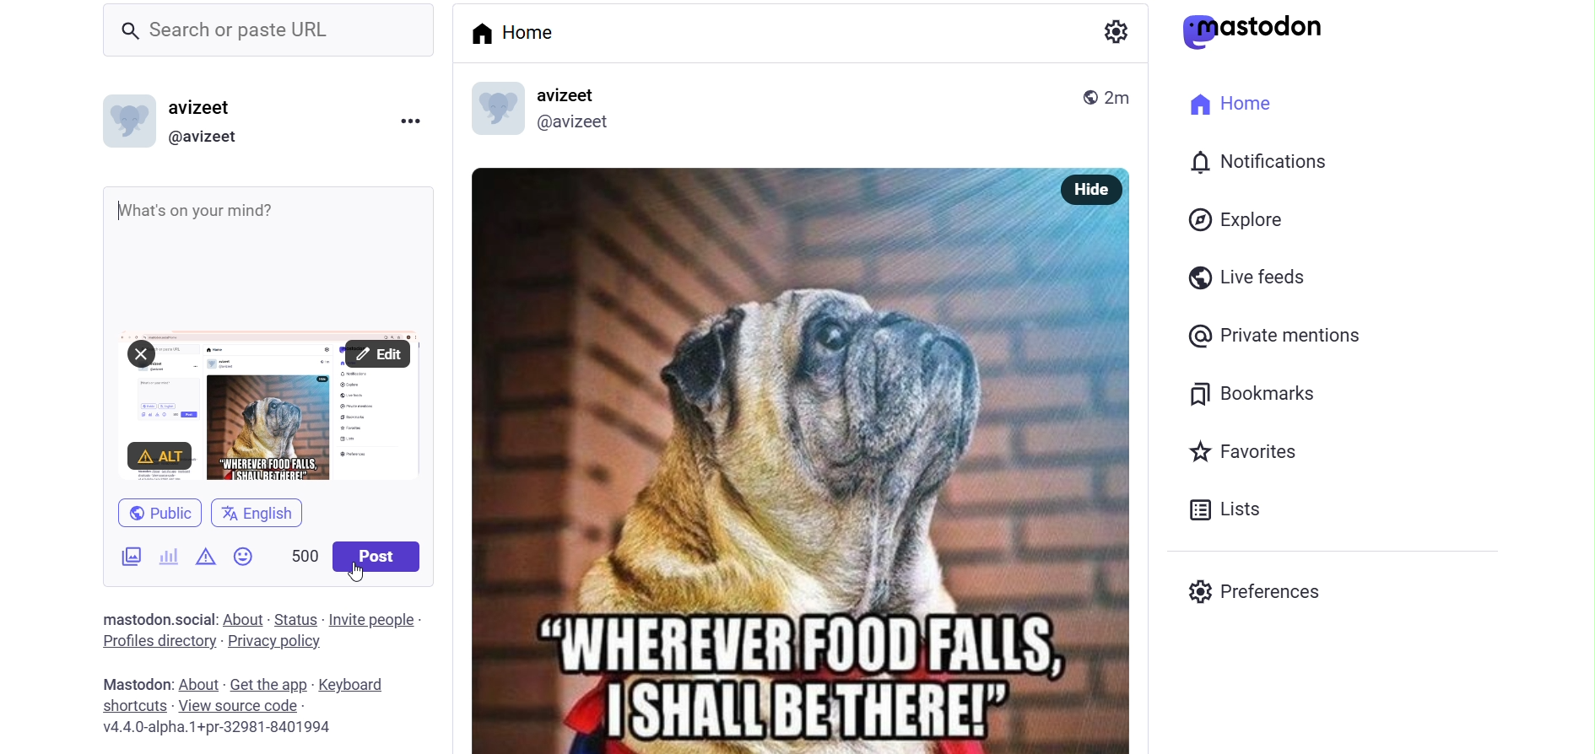 Image resolution: width=1595 pixels, height=754 pixels. I want to click on public, so click(1073, 93).